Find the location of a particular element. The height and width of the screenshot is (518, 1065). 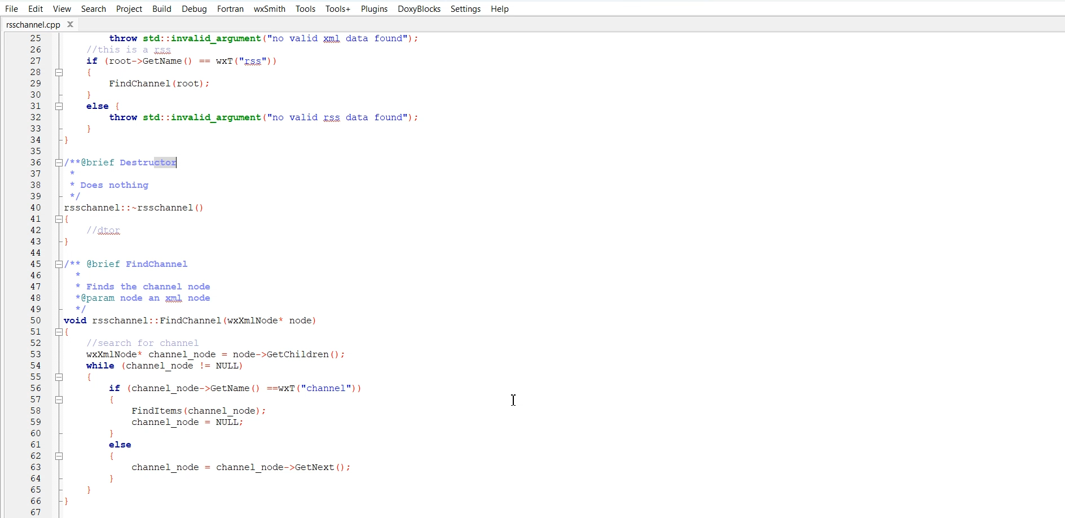

Fortran is located at coordinates (230, 9).